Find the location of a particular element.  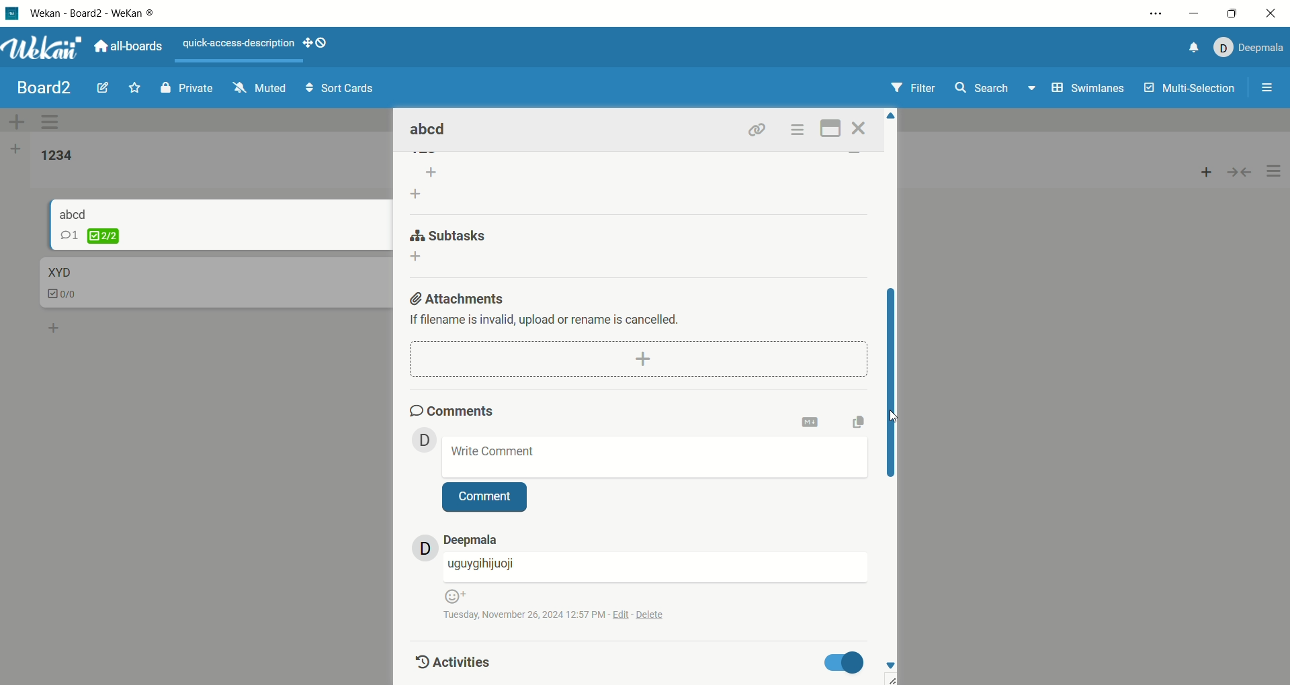

link is located at coordinates (757, 129).